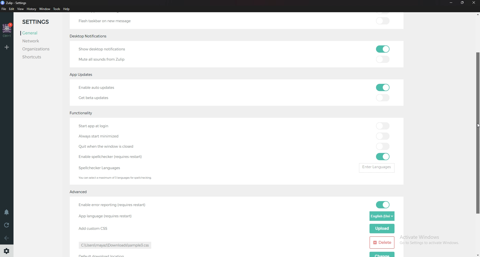  What do you see at coordinates (7, 30) in the screenshot?
I see `home` at bounding box center [7, 30].